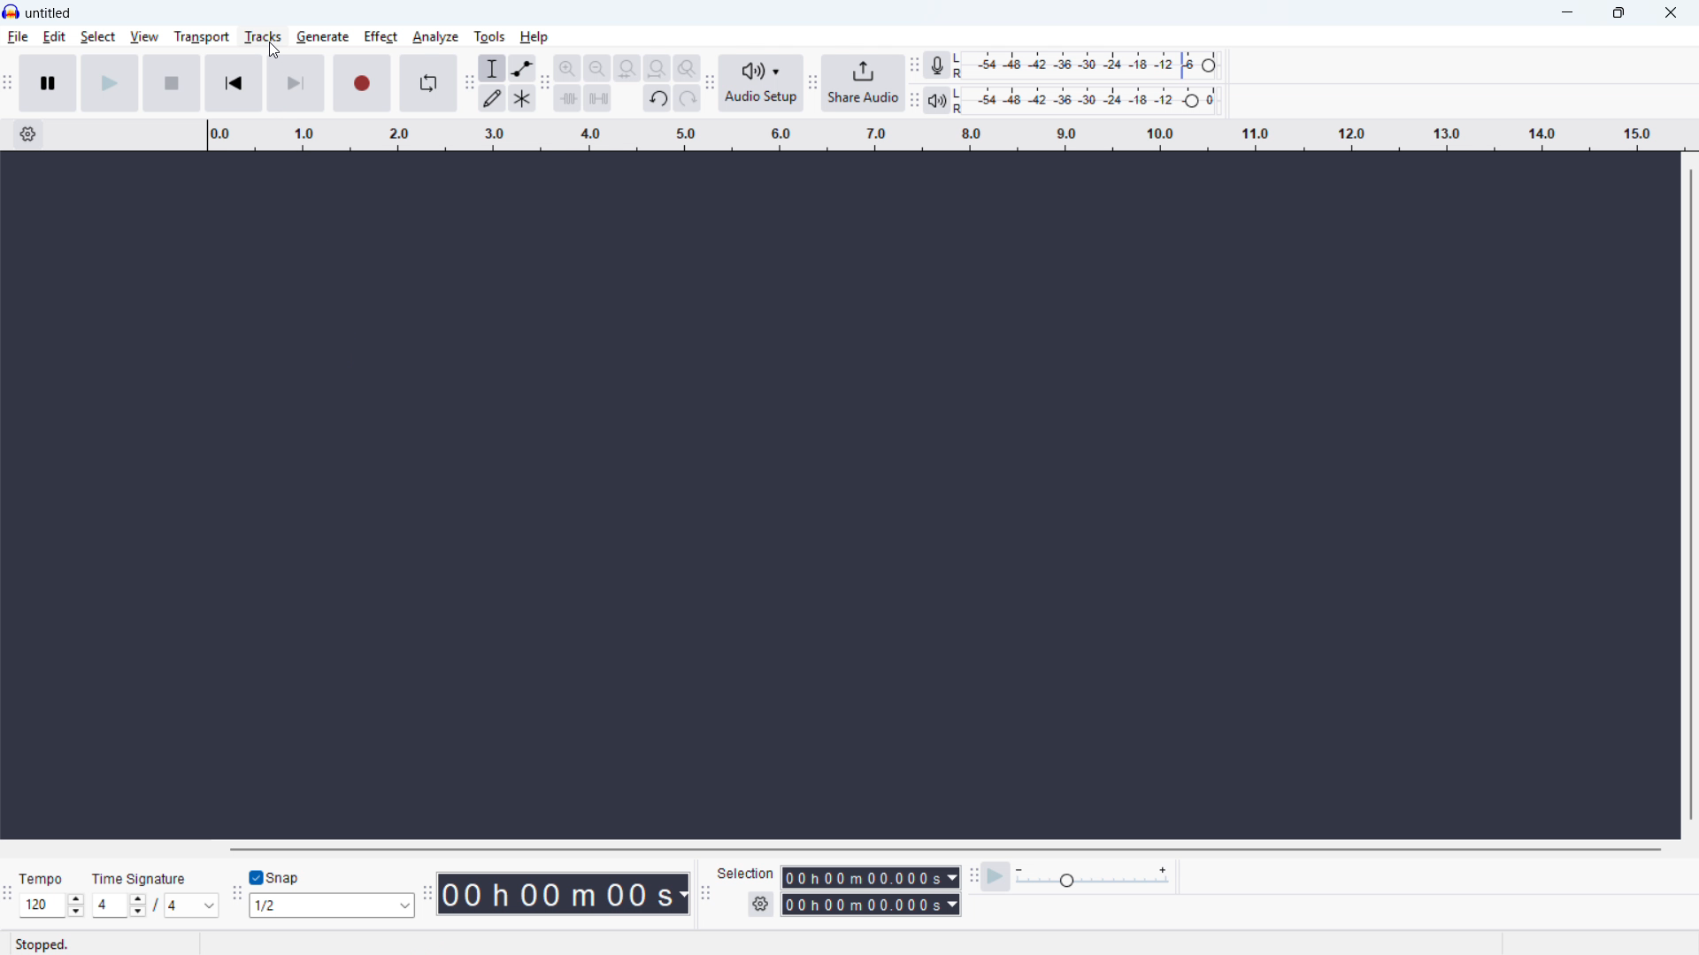 The image size is (1699, 955). Describe the element at coordinates (19, 37) in the screenshot. I see `File ` at that location.